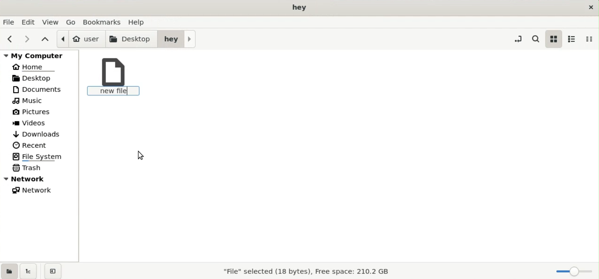 This screenshot has width=599, height=279. I want to click on previous, so click(9, 39).